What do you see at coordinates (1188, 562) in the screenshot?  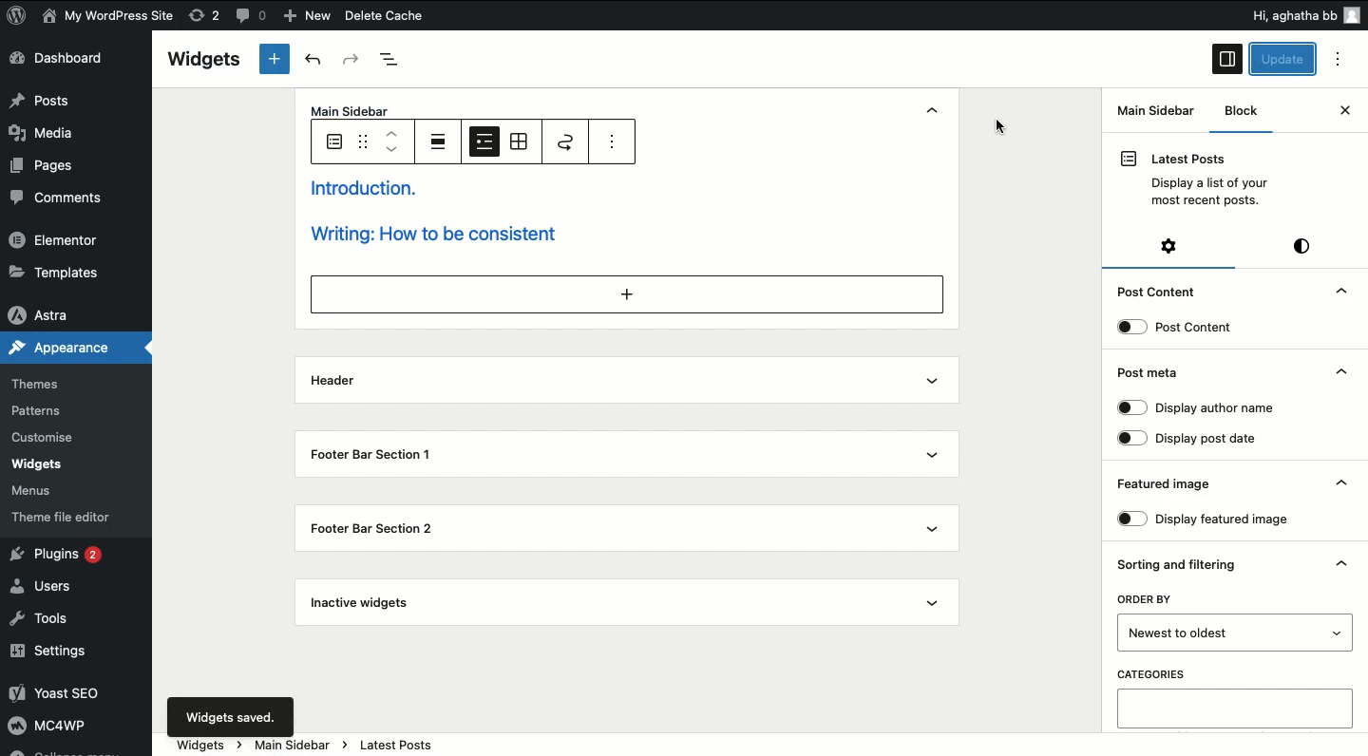 I see `Sorting and filtering` at bounding box center [1188, 562].